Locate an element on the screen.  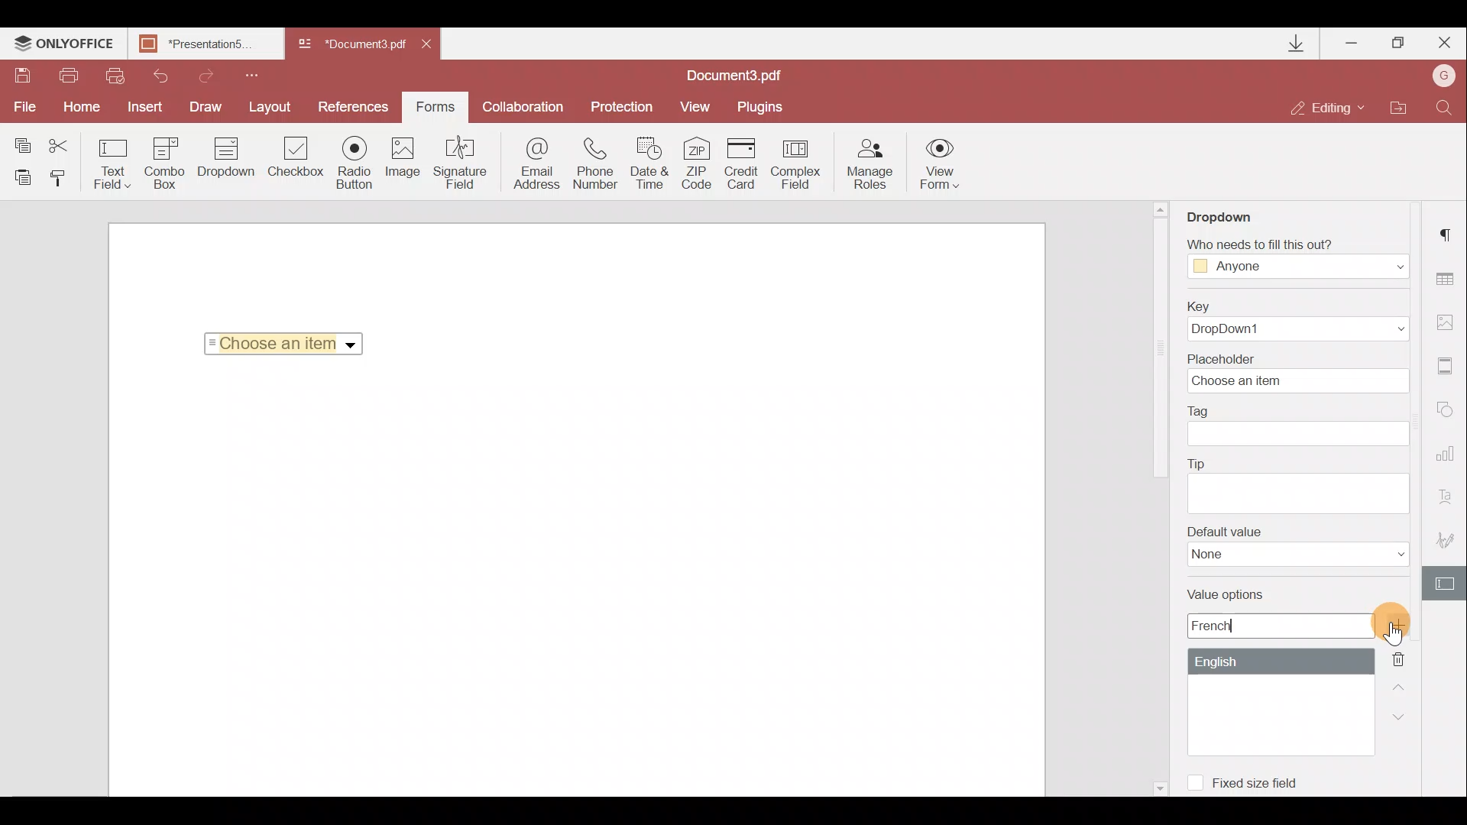
ZIP code is located at coordinates (701, 166).